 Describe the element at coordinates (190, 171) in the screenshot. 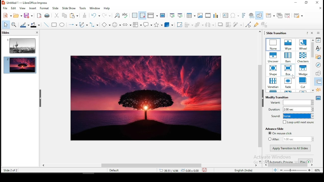

I see `0.00x0.00` at that location.